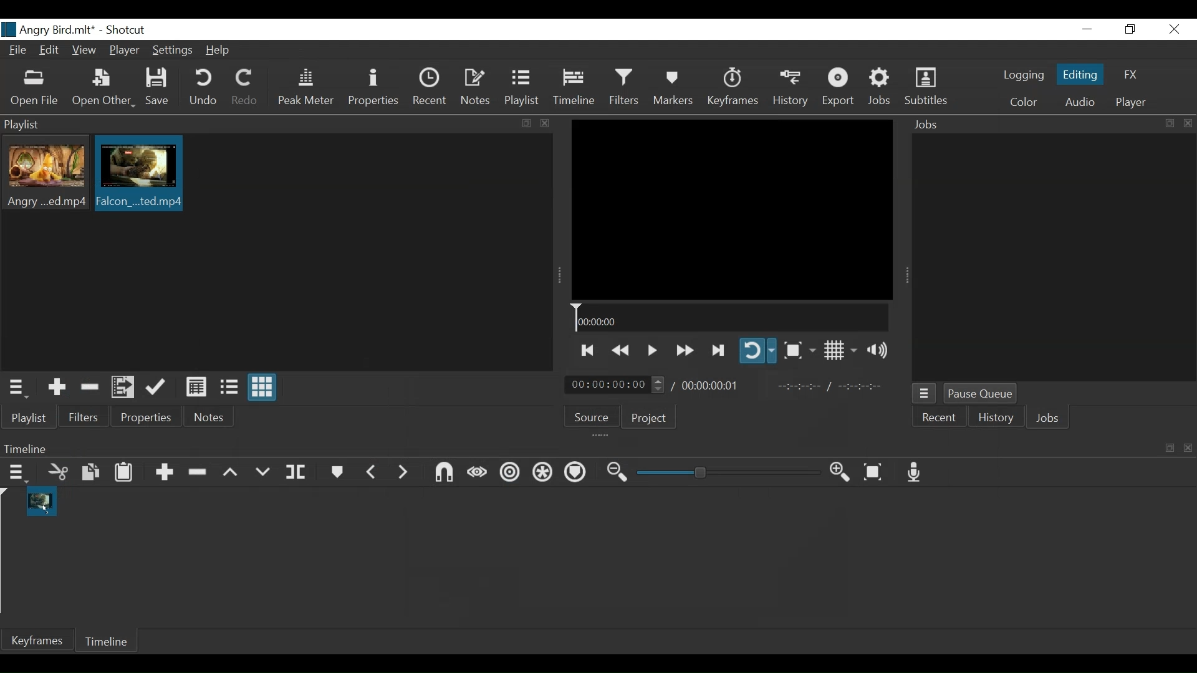 This screenshot has width=1197, height=673. I want to click on title, so click(85, 30).